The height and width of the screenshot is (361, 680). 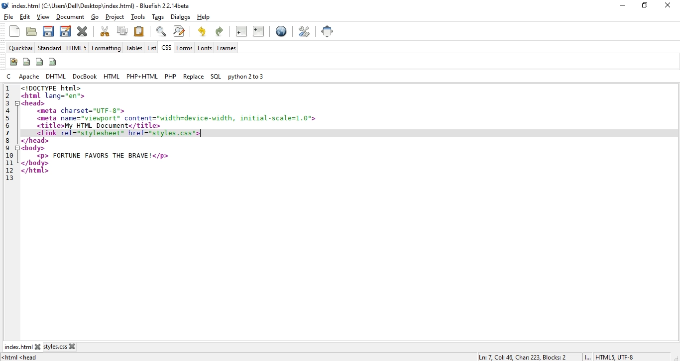 What do you see at coordinates (6, 6) in the screenshot?
I see `bluefish logo` at bounding box center [6, 6].